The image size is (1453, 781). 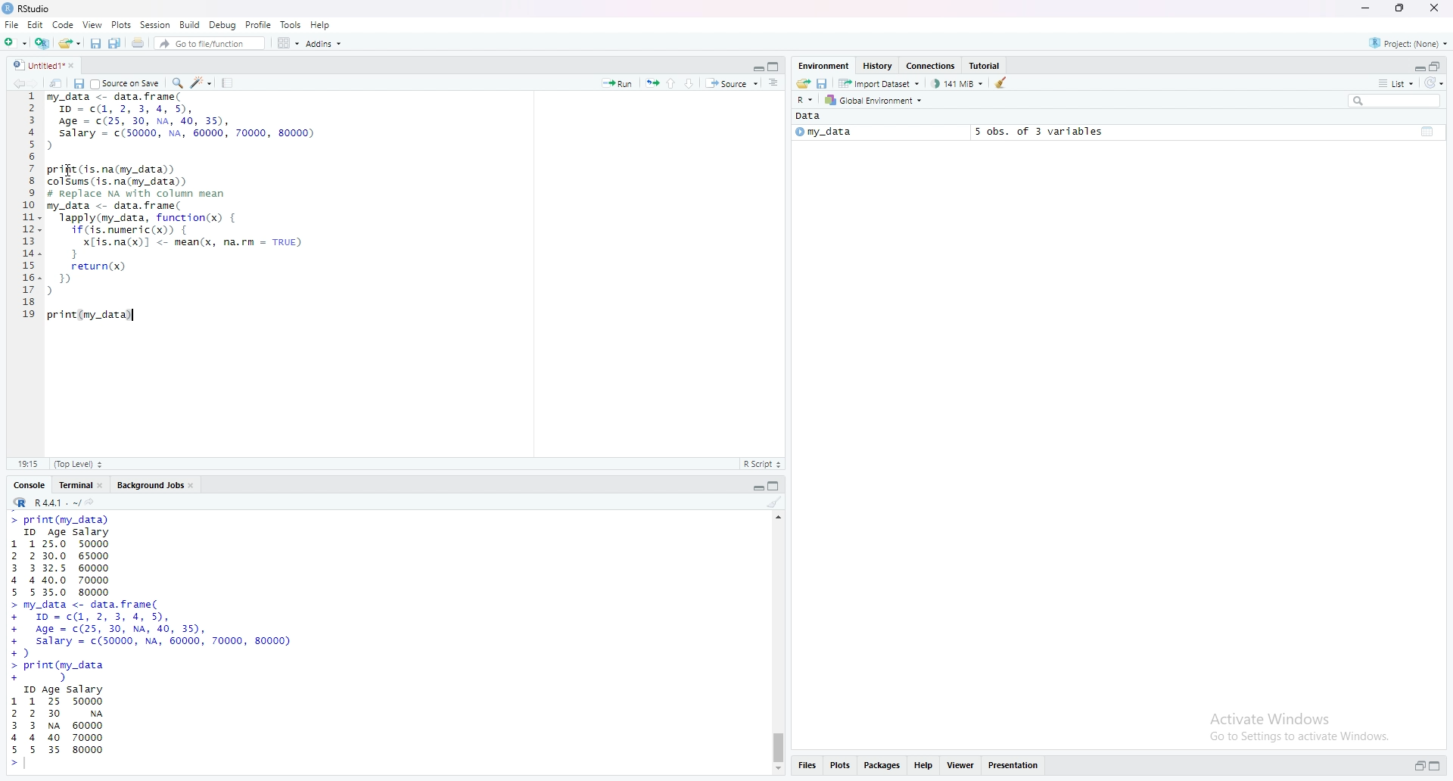 I want to click on go back, so click(x=15, y=83).